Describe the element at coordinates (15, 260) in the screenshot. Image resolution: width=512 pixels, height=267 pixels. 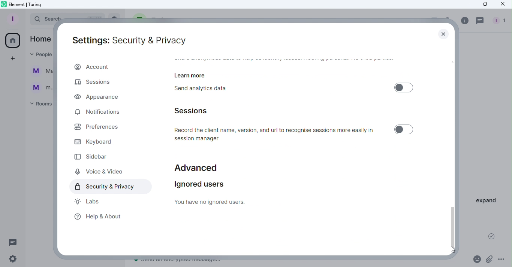
I see `Settings` at that location.